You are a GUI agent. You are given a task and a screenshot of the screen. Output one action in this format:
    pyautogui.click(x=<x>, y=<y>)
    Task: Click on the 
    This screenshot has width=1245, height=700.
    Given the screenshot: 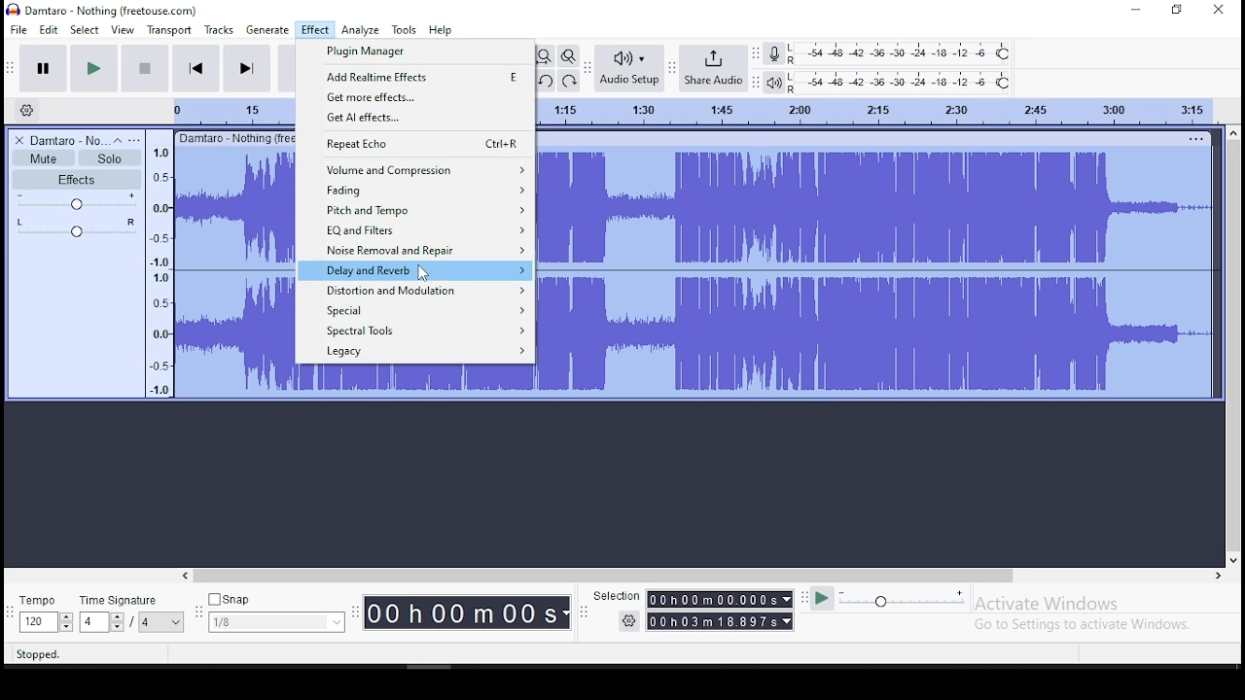 What is the action you would take?
    pyautogui.click(x=10, y=67)
    